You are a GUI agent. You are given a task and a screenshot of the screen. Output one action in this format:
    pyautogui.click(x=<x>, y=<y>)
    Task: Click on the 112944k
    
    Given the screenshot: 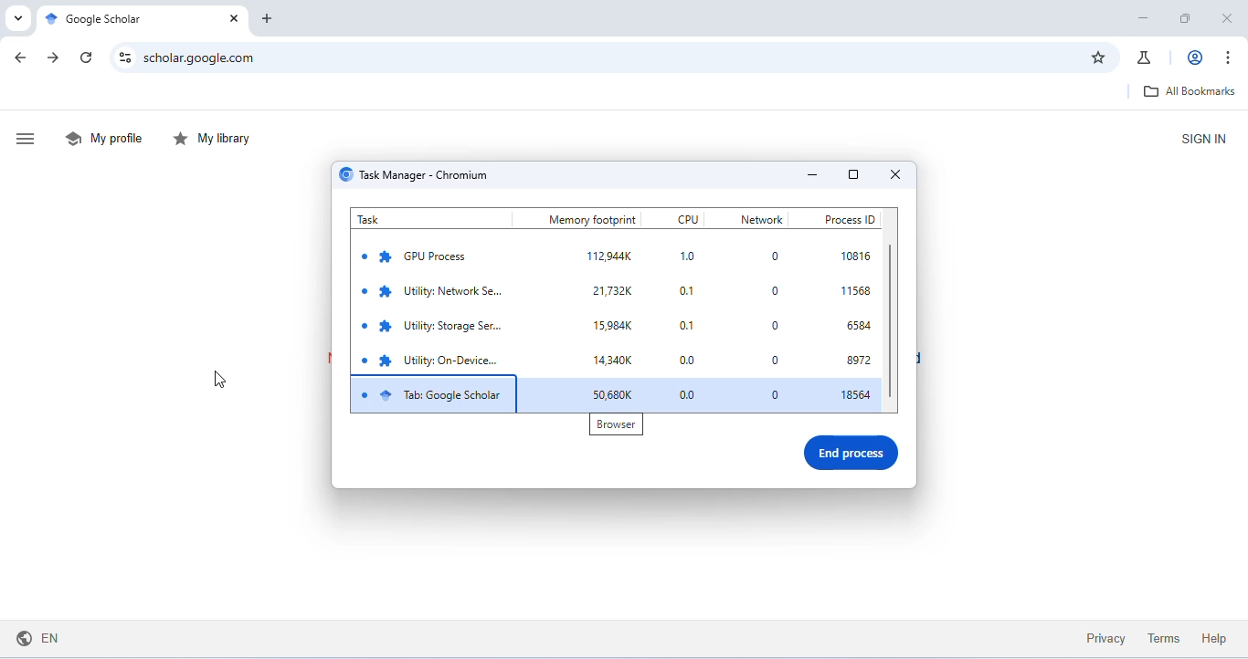 What is the action you would take?
    pyautogui.click(x=609, y=257)
    